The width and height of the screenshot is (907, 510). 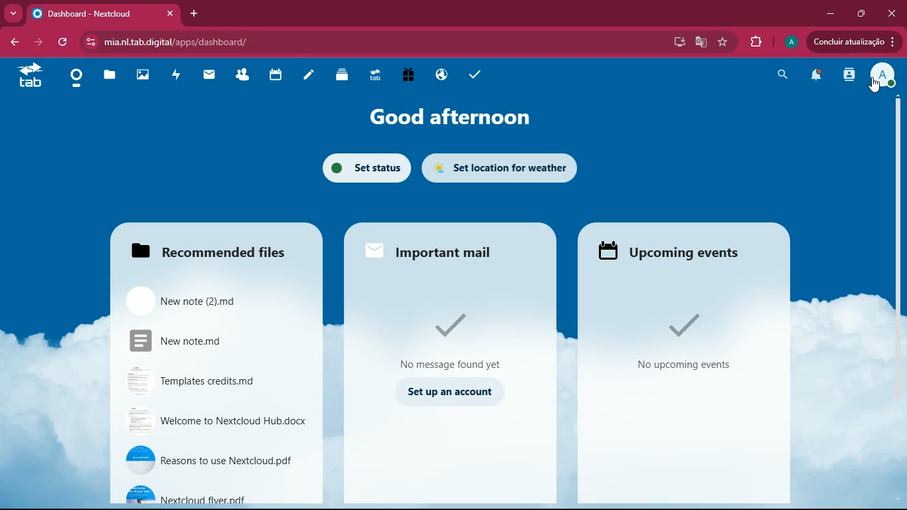 What do you see at coordinates (874, 87) in the screenshot?
I see `Cursor` at bounding box center [874, 87].